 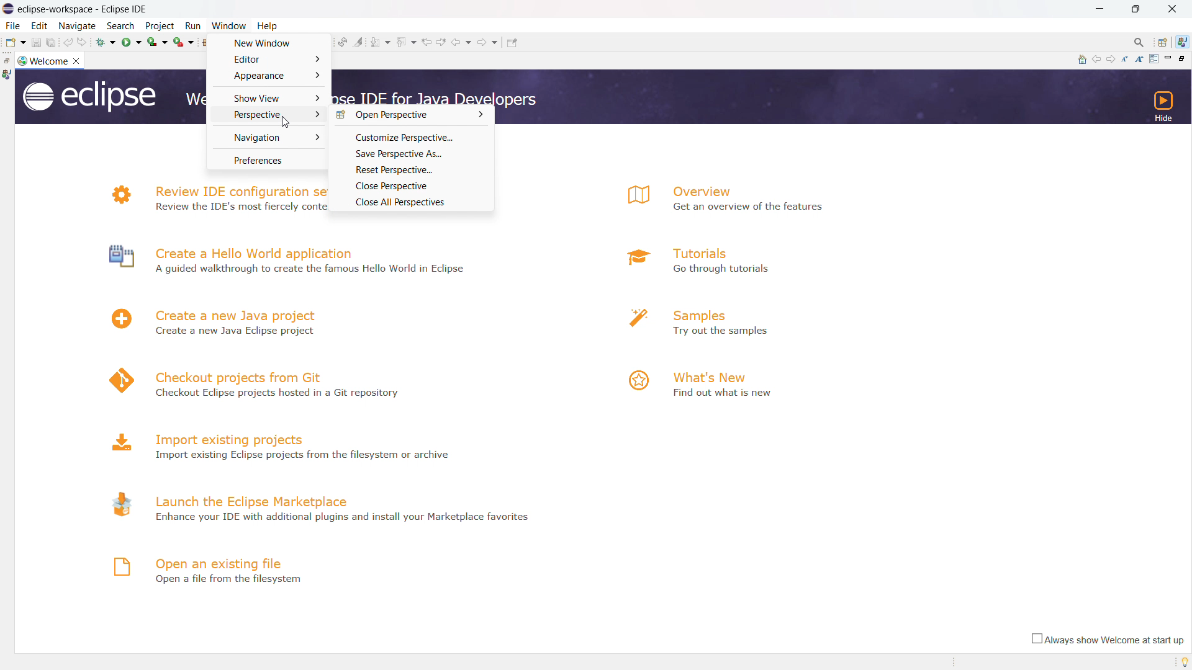 I want to click on launch the eclipse marketplace, so click(x=252, y=499).